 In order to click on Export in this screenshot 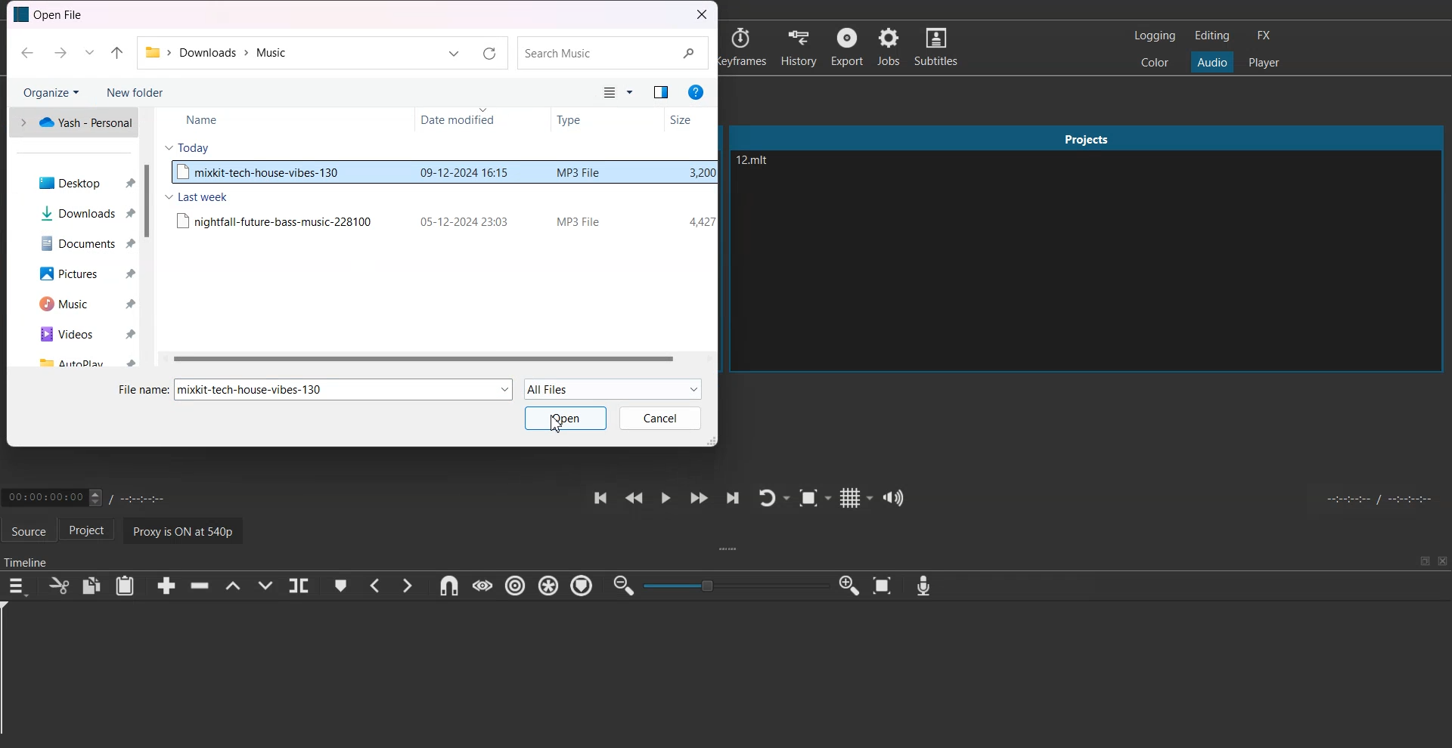, I will do `click(848, 46)`.